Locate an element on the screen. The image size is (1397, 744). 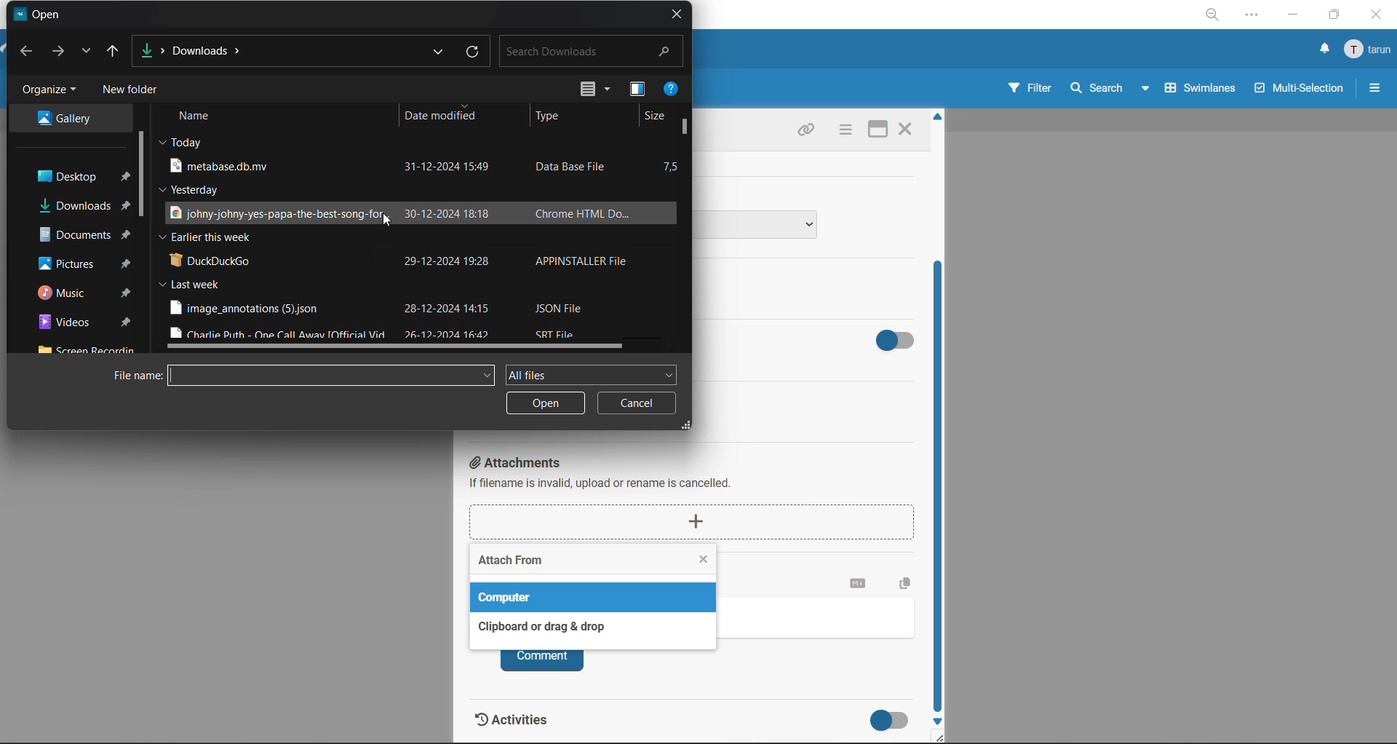
filter is located at coordinates (1031, 88).